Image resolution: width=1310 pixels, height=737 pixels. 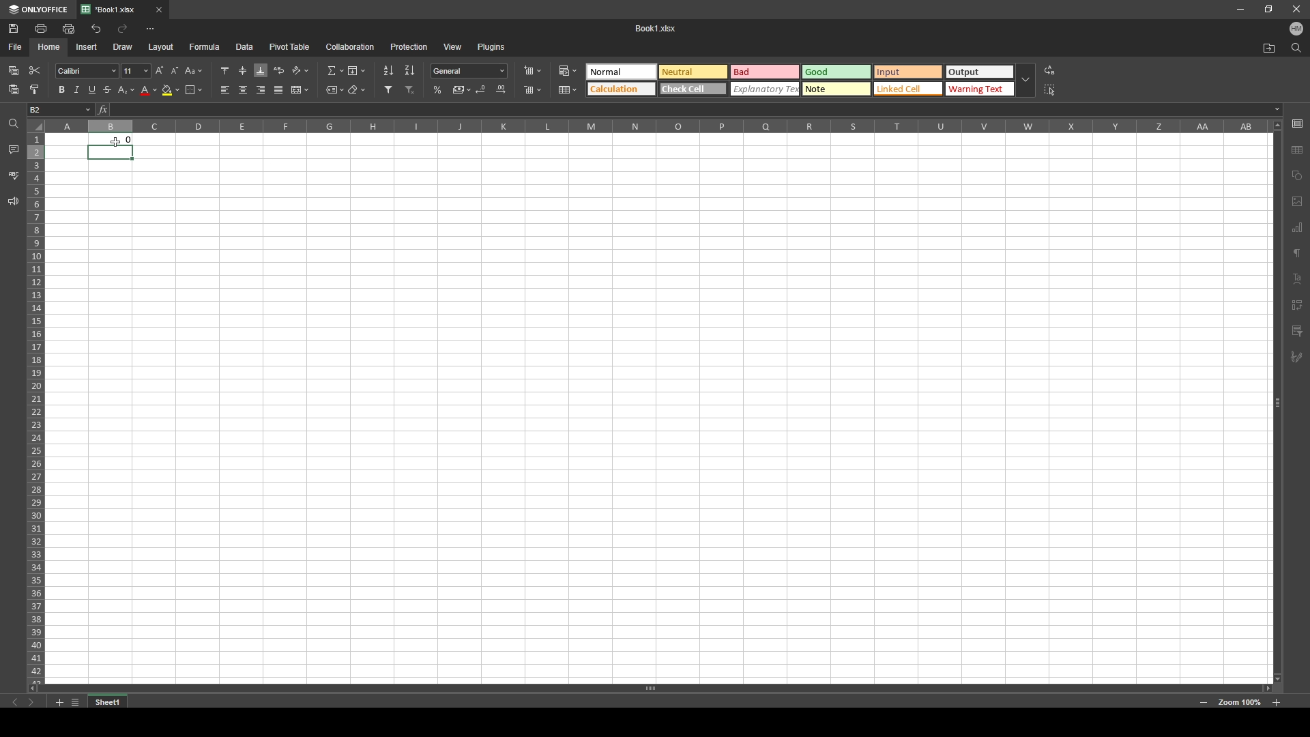 What do you see at coordinates (411, 90) in the screenshot?
I see `remove filter` at bounding box center [411, 90].